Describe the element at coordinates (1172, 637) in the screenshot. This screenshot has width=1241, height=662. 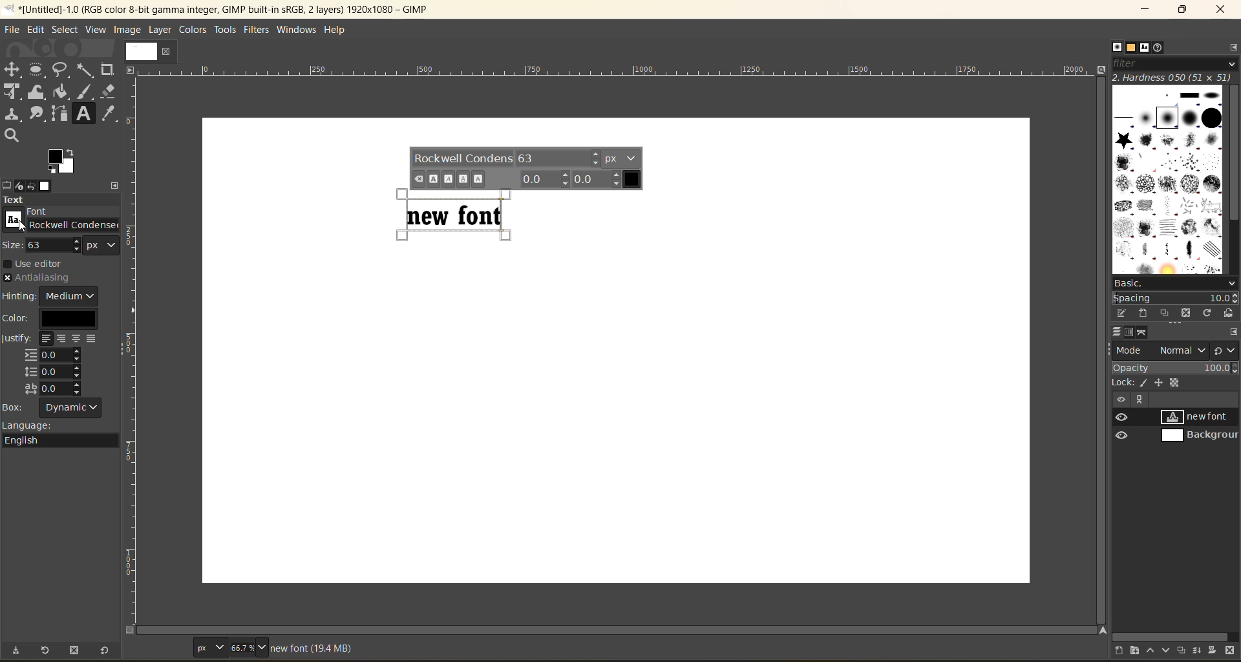
I see `horizontal scroll bar` at that location.